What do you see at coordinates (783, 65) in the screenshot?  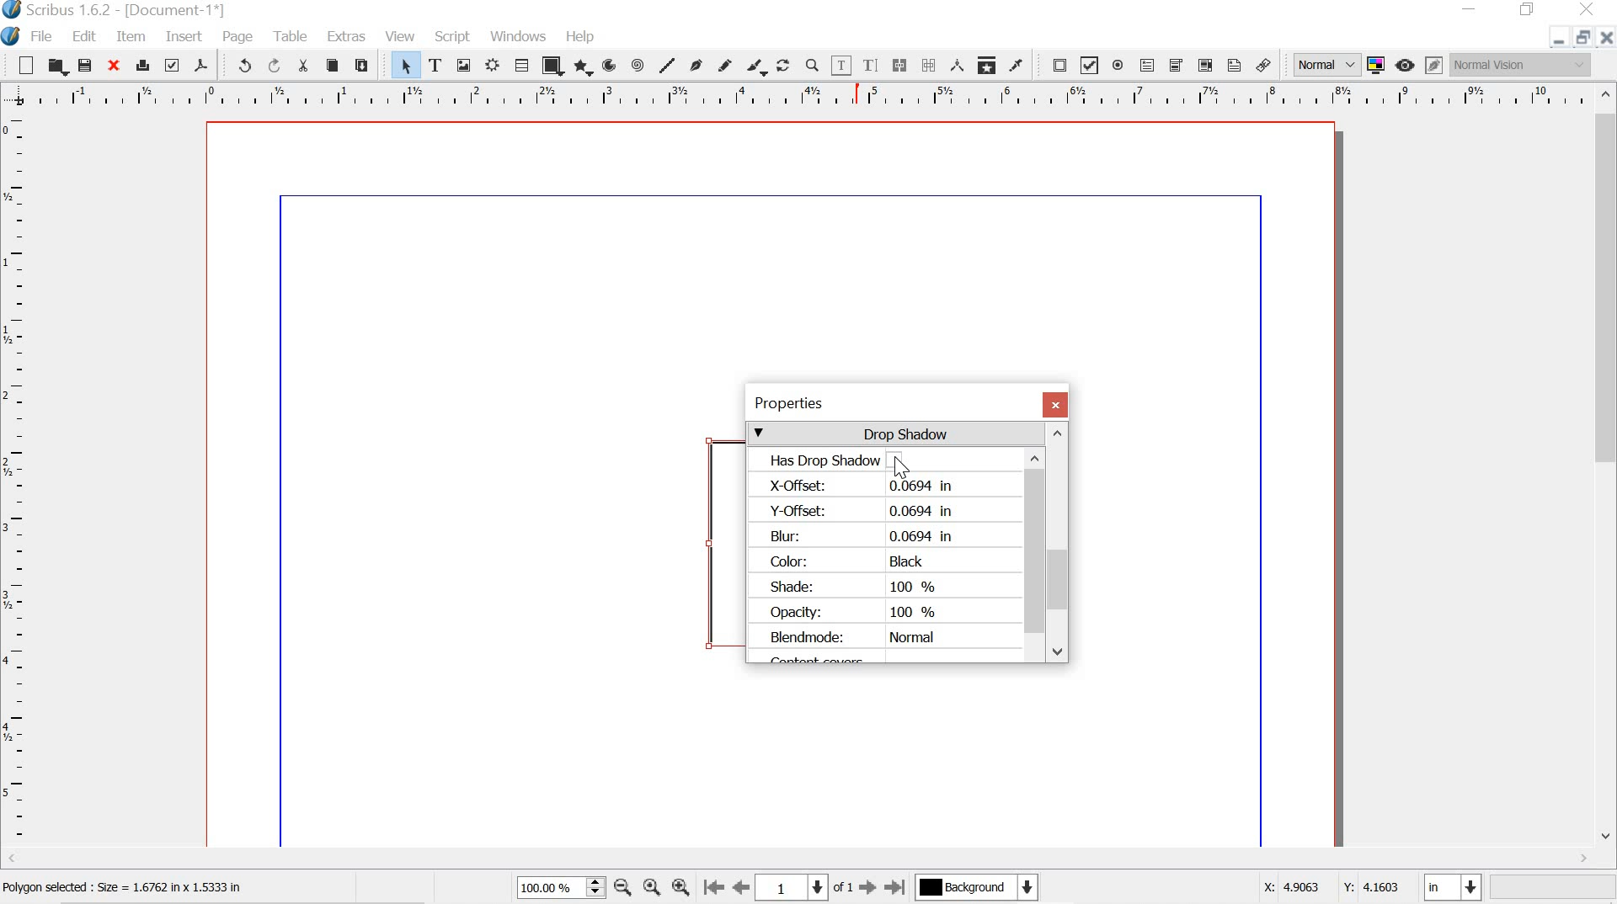 I see `rotate item` at bounding box center [783, 65].